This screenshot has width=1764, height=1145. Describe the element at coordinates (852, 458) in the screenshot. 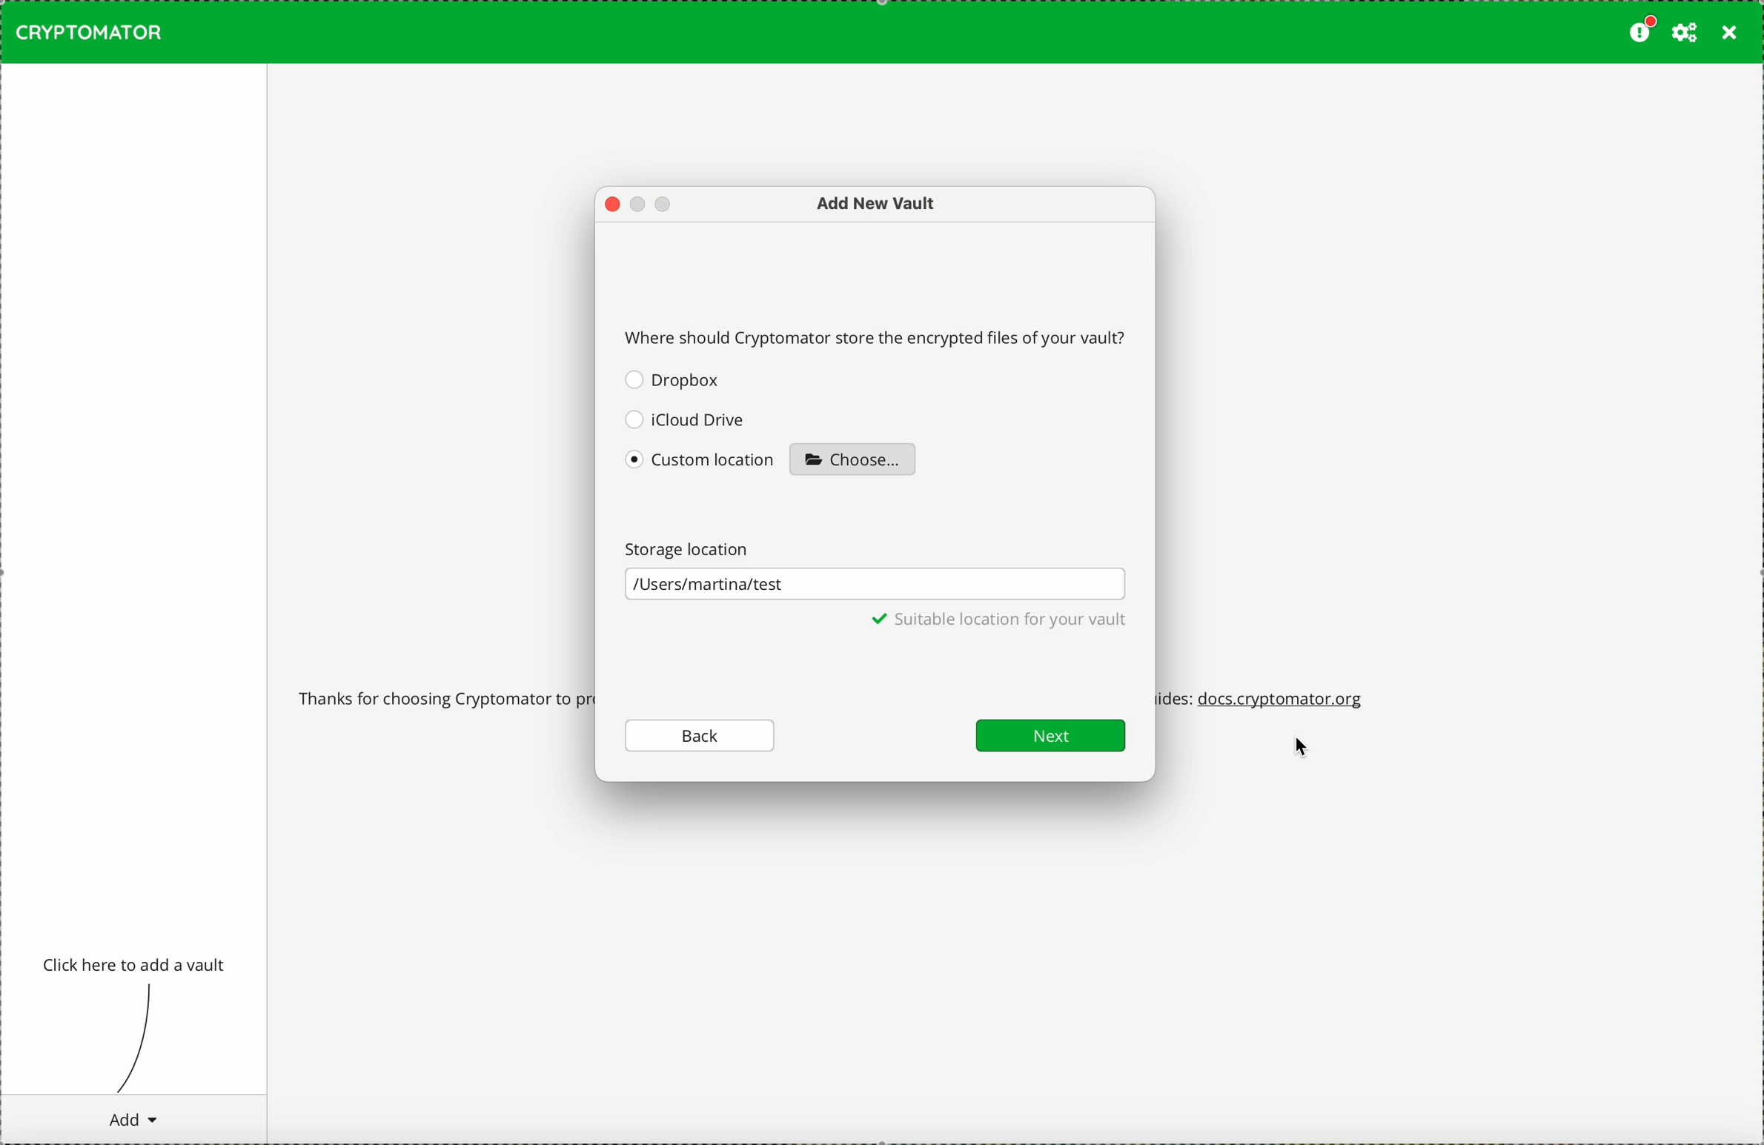

I see `choose folder` at that location.